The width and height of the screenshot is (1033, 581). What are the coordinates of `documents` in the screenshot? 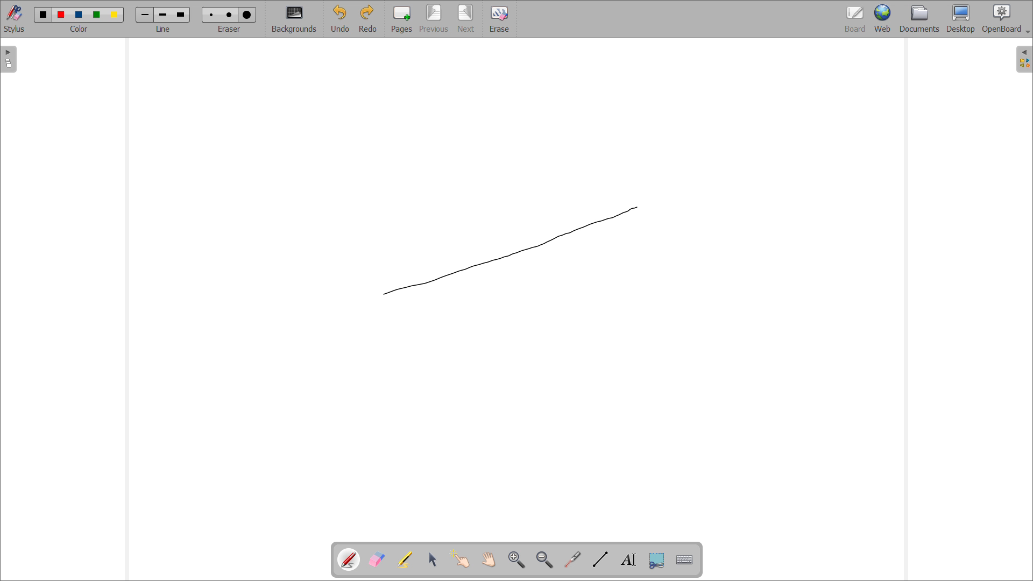 It's located at (919, 19).